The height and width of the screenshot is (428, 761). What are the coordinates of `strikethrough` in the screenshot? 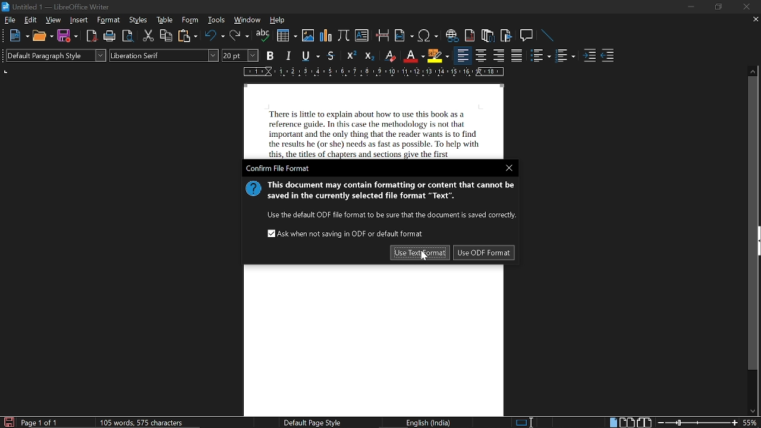 It's located at (331, 56).